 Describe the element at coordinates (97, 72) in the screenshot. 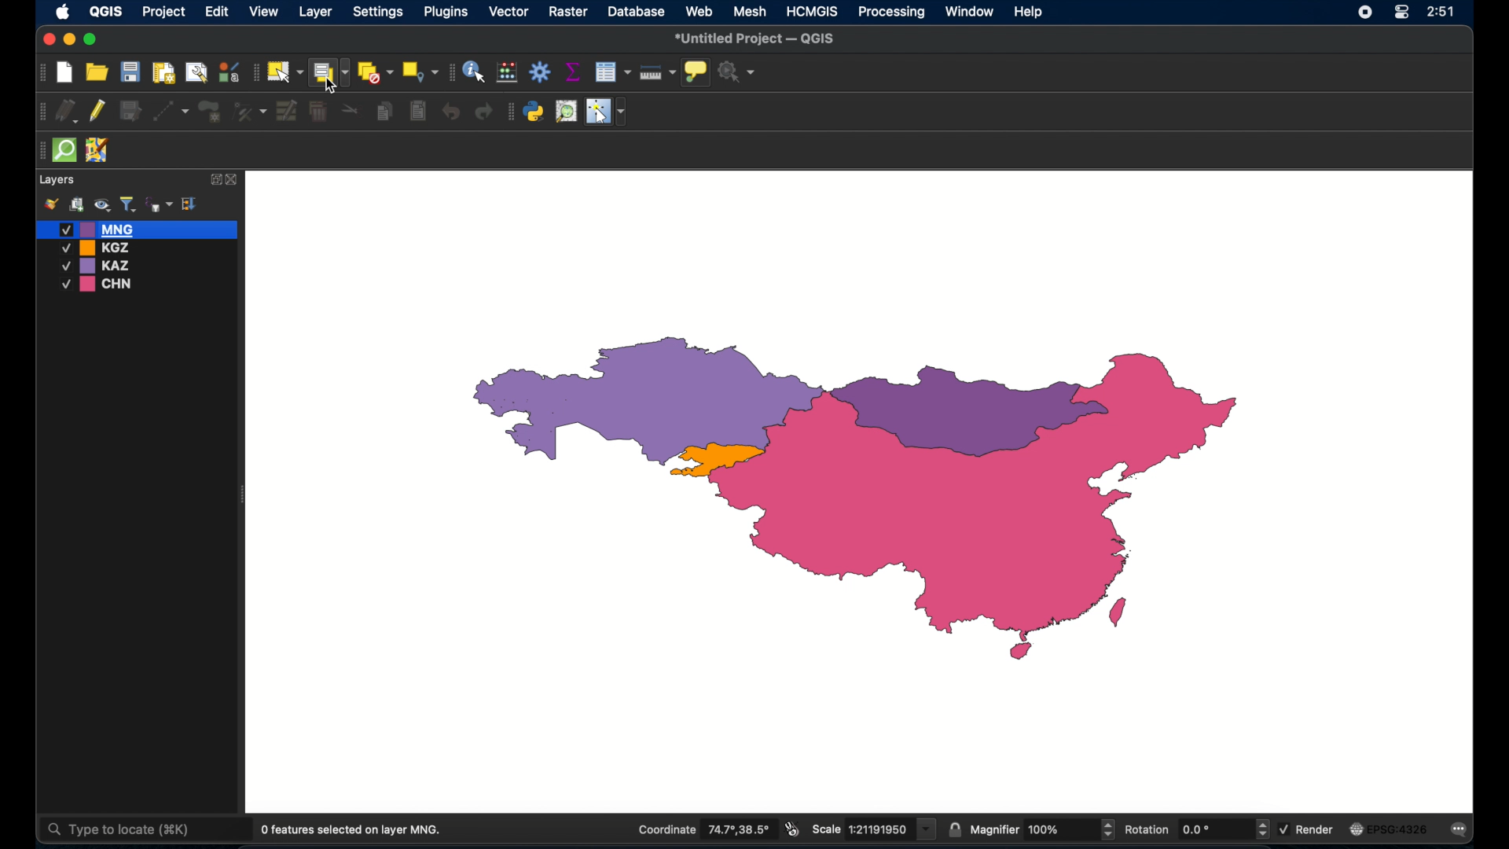

I see `open project` at that location.